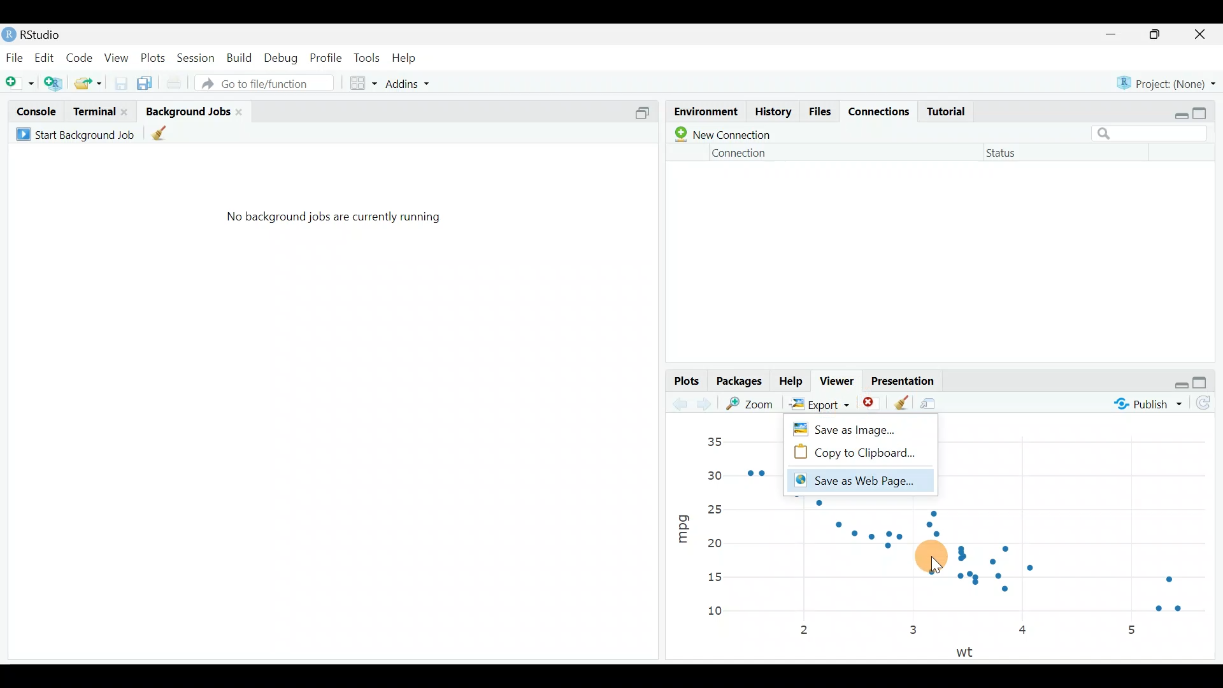  Describe the element at coordinates (969, 651) in the screenshot. I see `wt` at that location.